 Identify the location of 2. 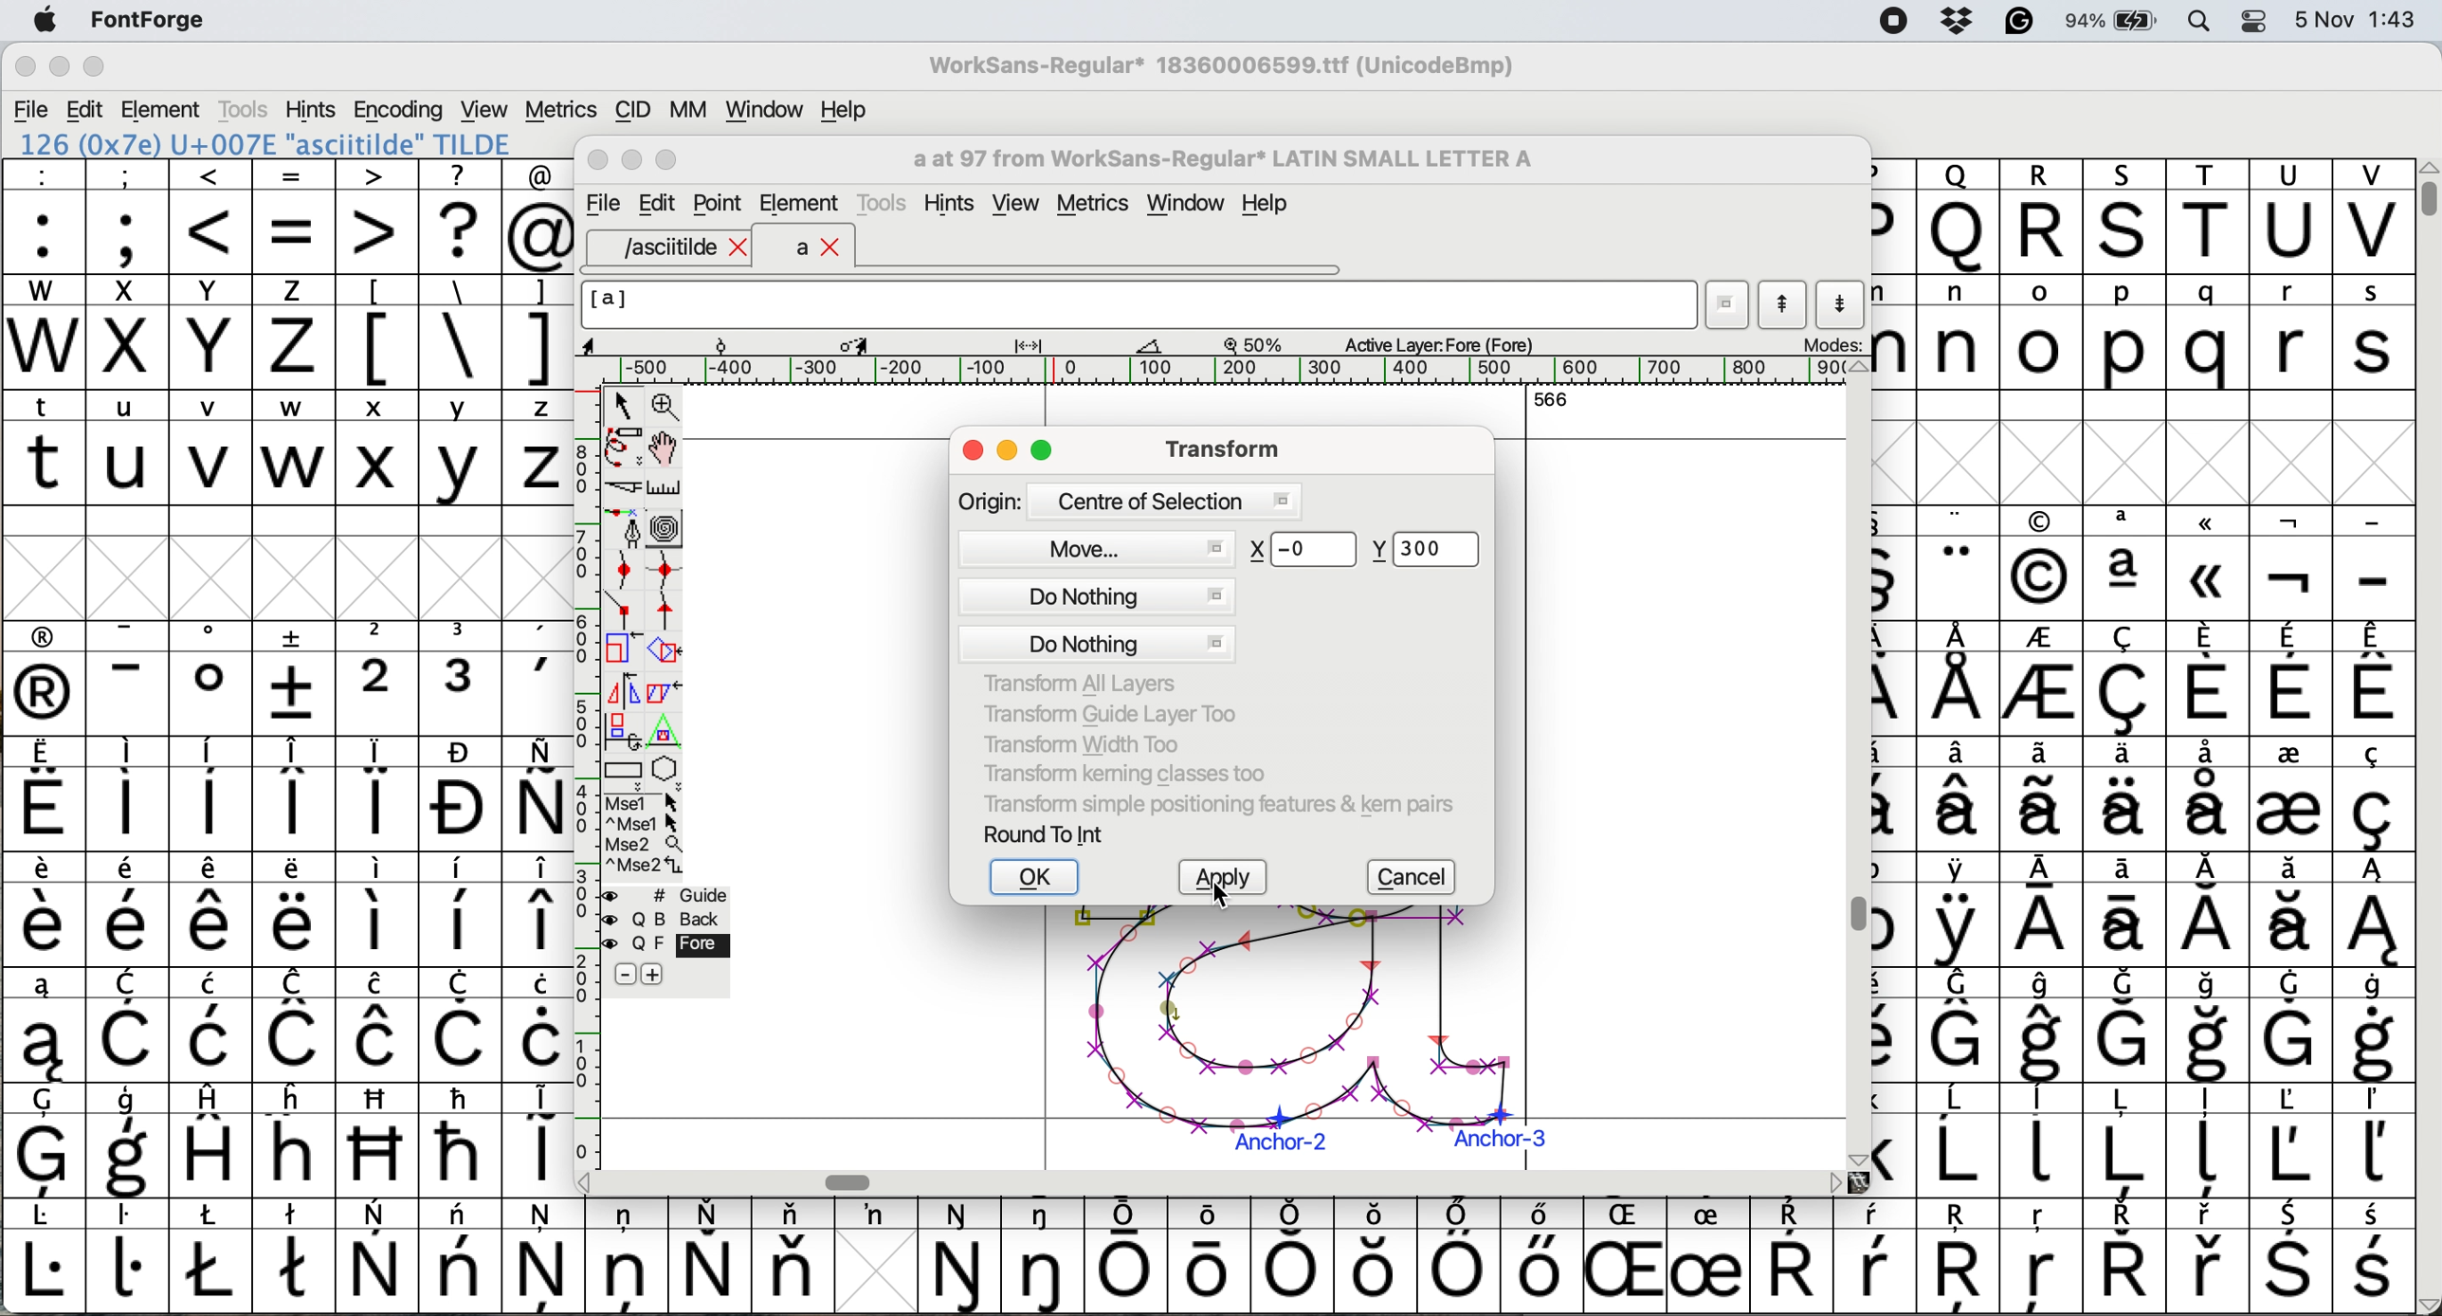
(378, 678).